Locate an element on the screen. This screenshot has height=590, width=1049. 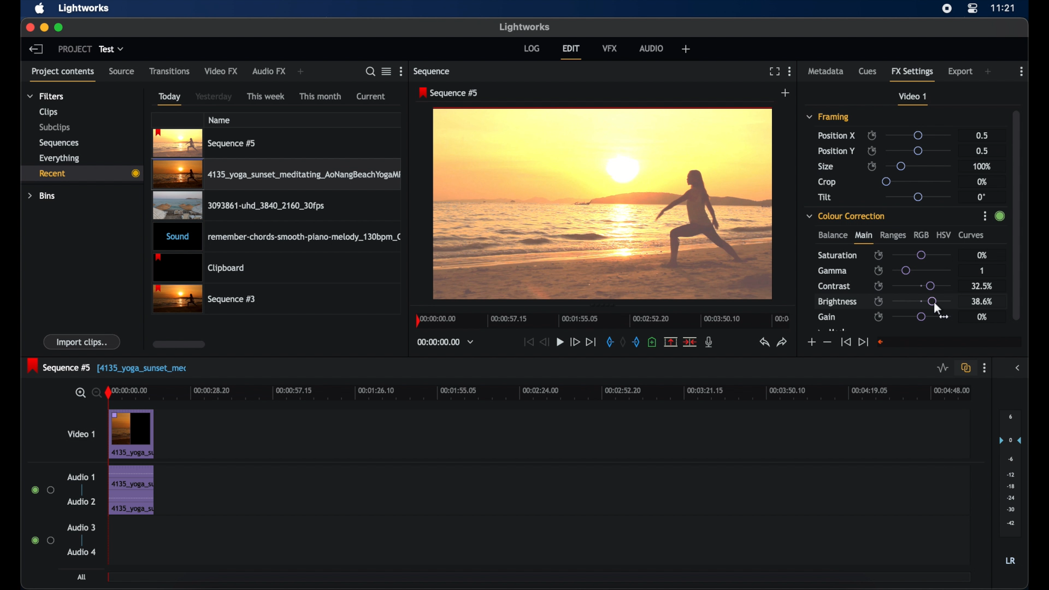
filters dropdown is located at coordinates (49, 97).